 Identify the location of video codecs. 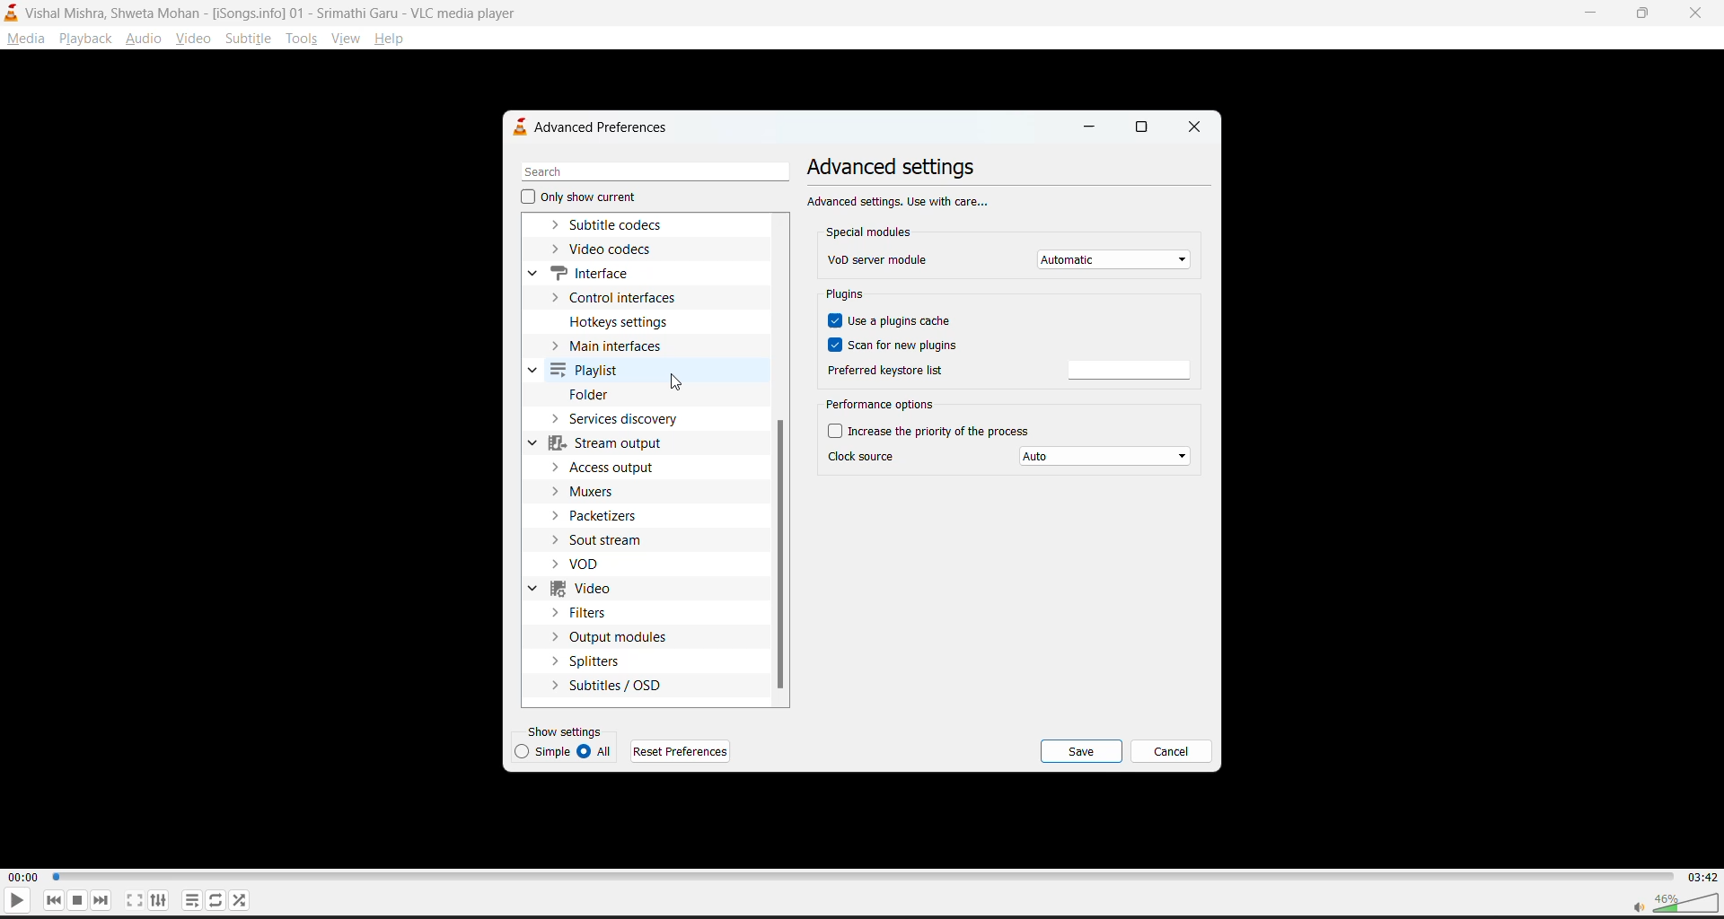
(614, 250).